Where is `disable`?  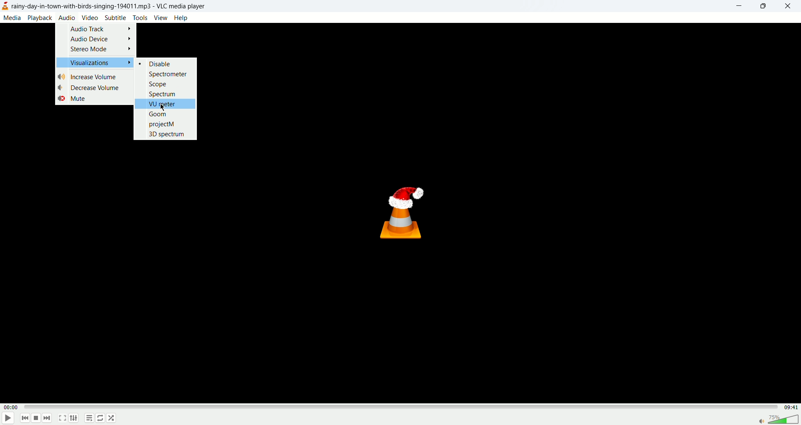
disable is located at coordinates (162, 63).